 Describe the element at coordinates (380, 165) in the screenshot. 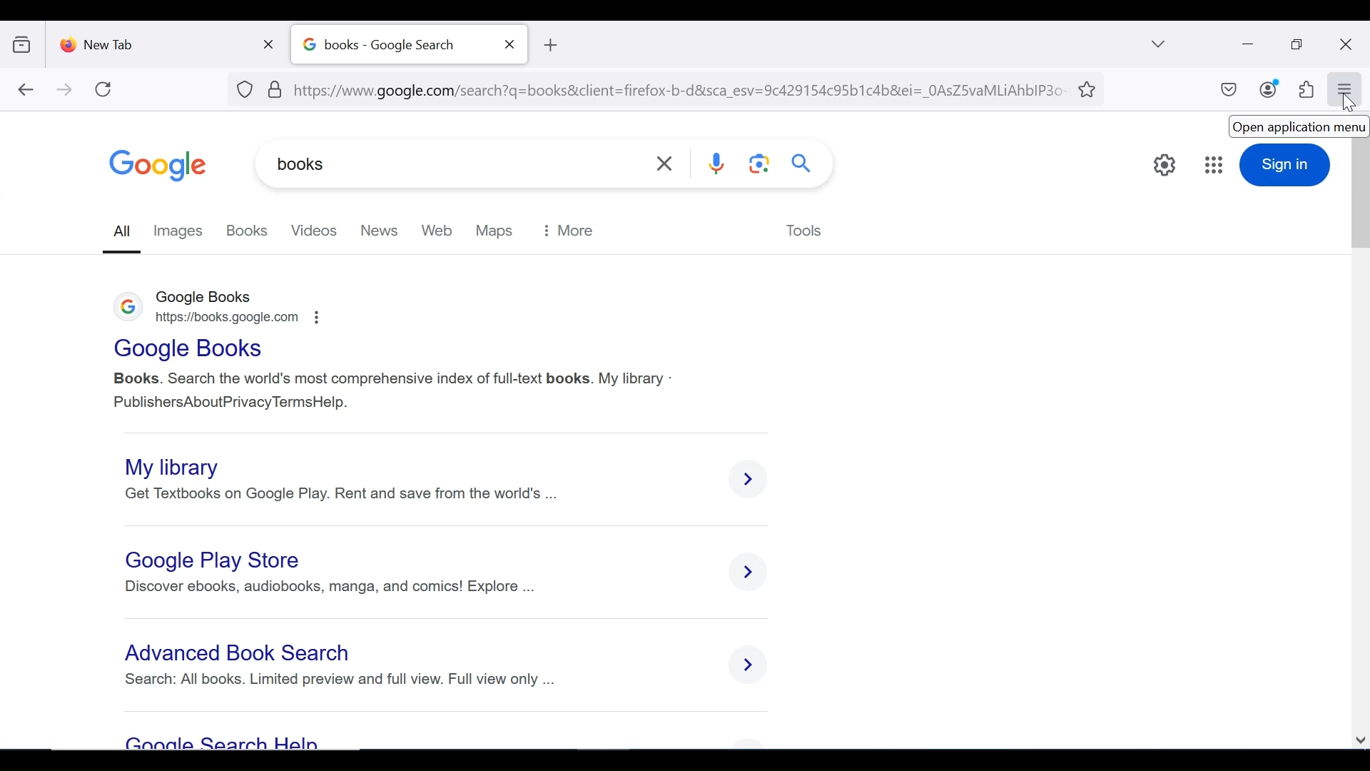

I see `books` at that location.